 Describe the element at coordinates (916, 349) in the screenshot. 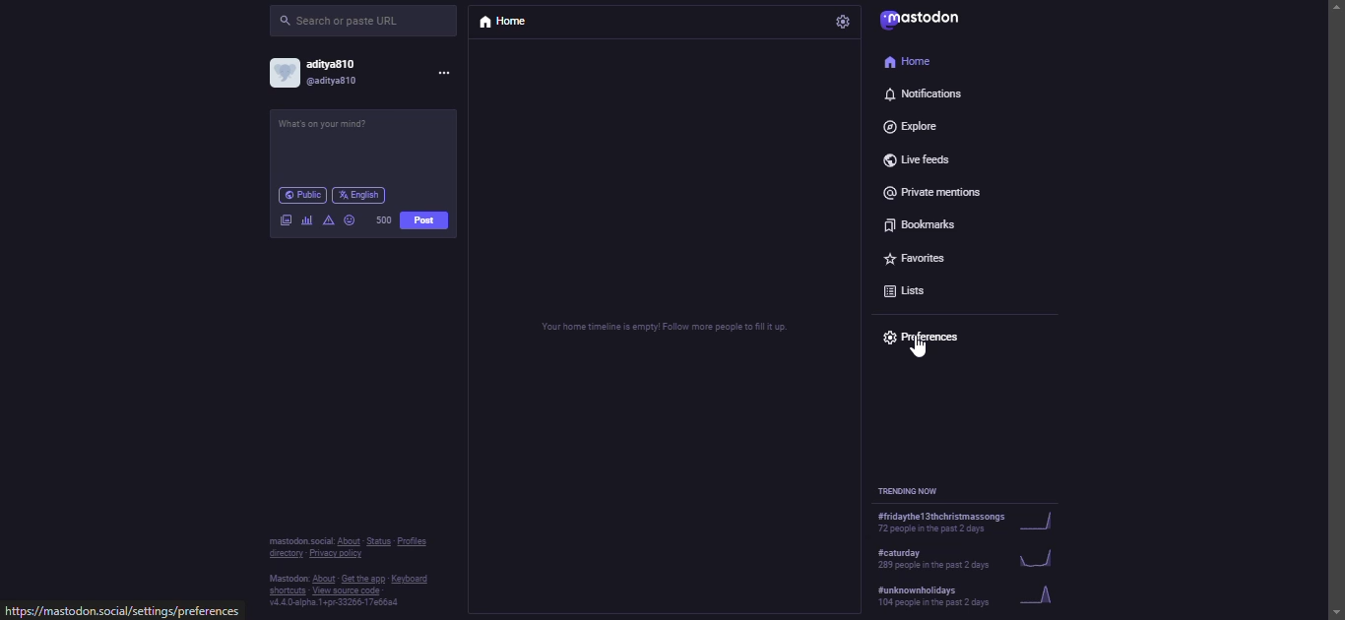

I see `cursor` at that location.